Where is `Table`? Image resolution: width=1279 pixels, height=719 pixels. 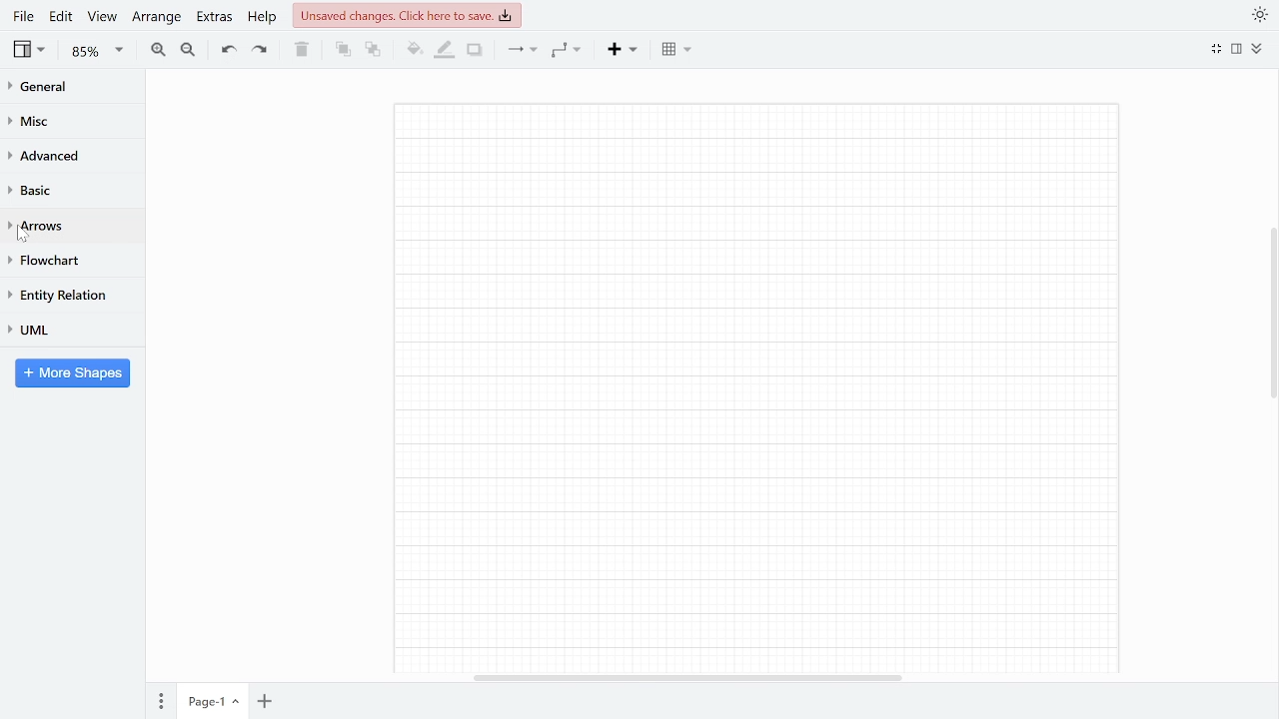
Table is located at coordinates (676, 51).